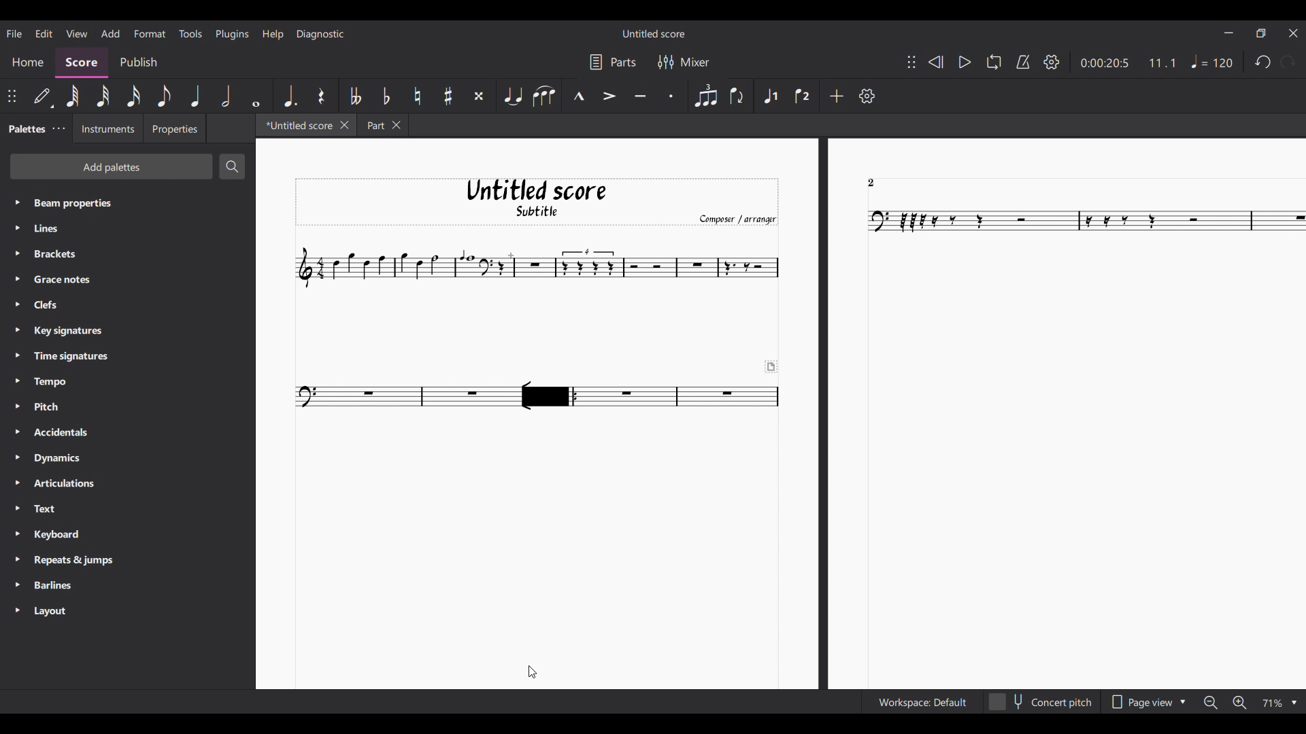 This screenshot has width=1306, height=734. Describe the element at coordinates (417, 96) in the screenshot. I see `Toggle natural` at that location.